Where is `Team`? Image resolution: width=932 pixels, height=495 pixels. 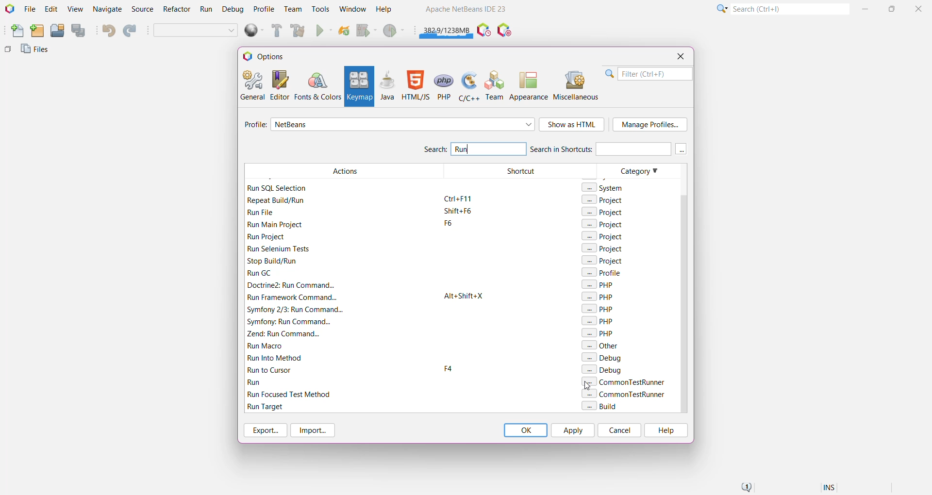 Team is located at coordinates (292, 9).